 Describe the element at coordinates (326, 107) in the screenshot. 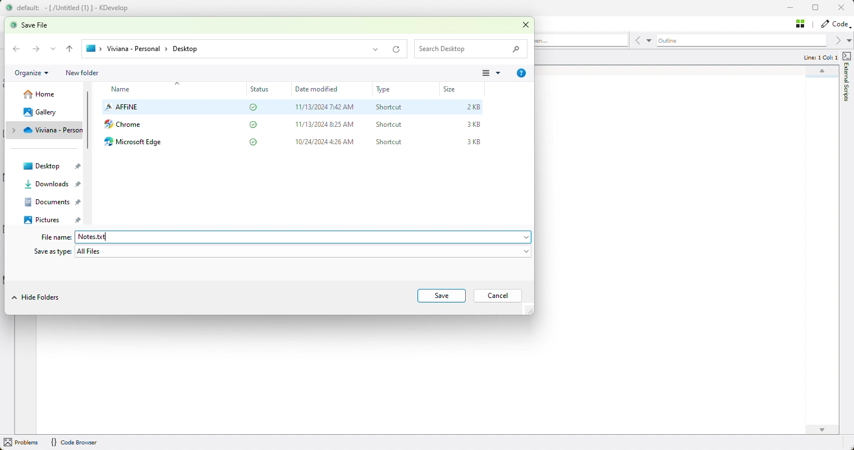

I see `11/13/2024 7:42 AM` at that location.